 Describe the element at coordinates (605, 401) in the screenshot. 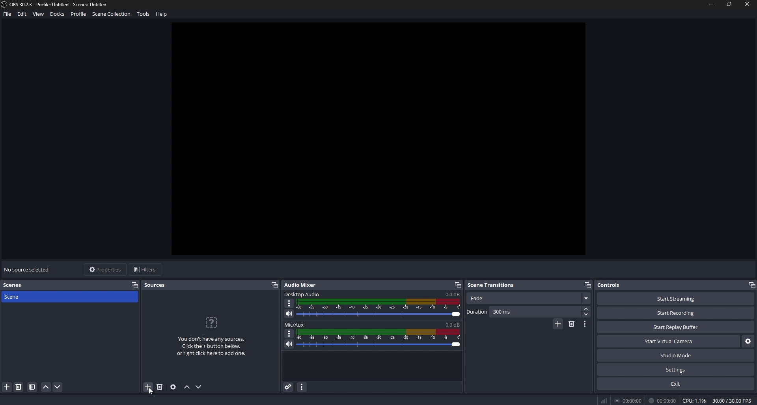

I see `network` at that location.